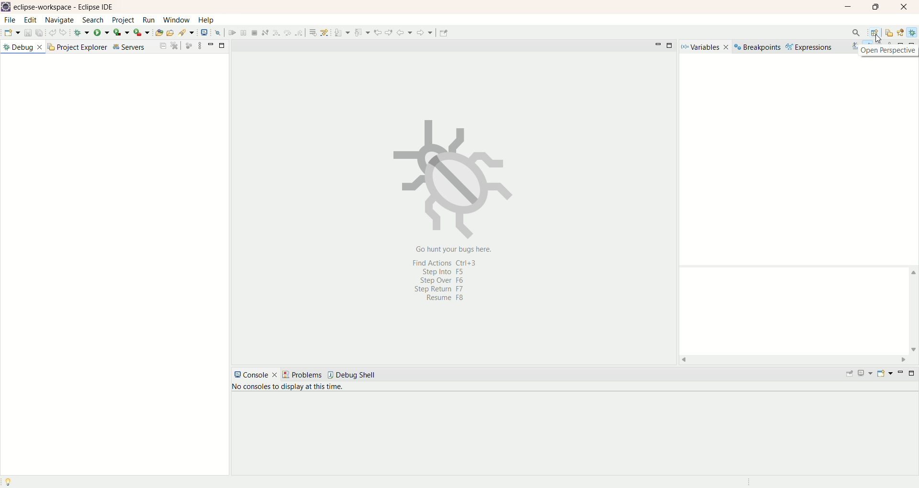 The height and width of the screenshot is (488, 919). What do you see at coordinates (913, 33) in the screenshot?
I see `debug` at bounding box center [913, 33].